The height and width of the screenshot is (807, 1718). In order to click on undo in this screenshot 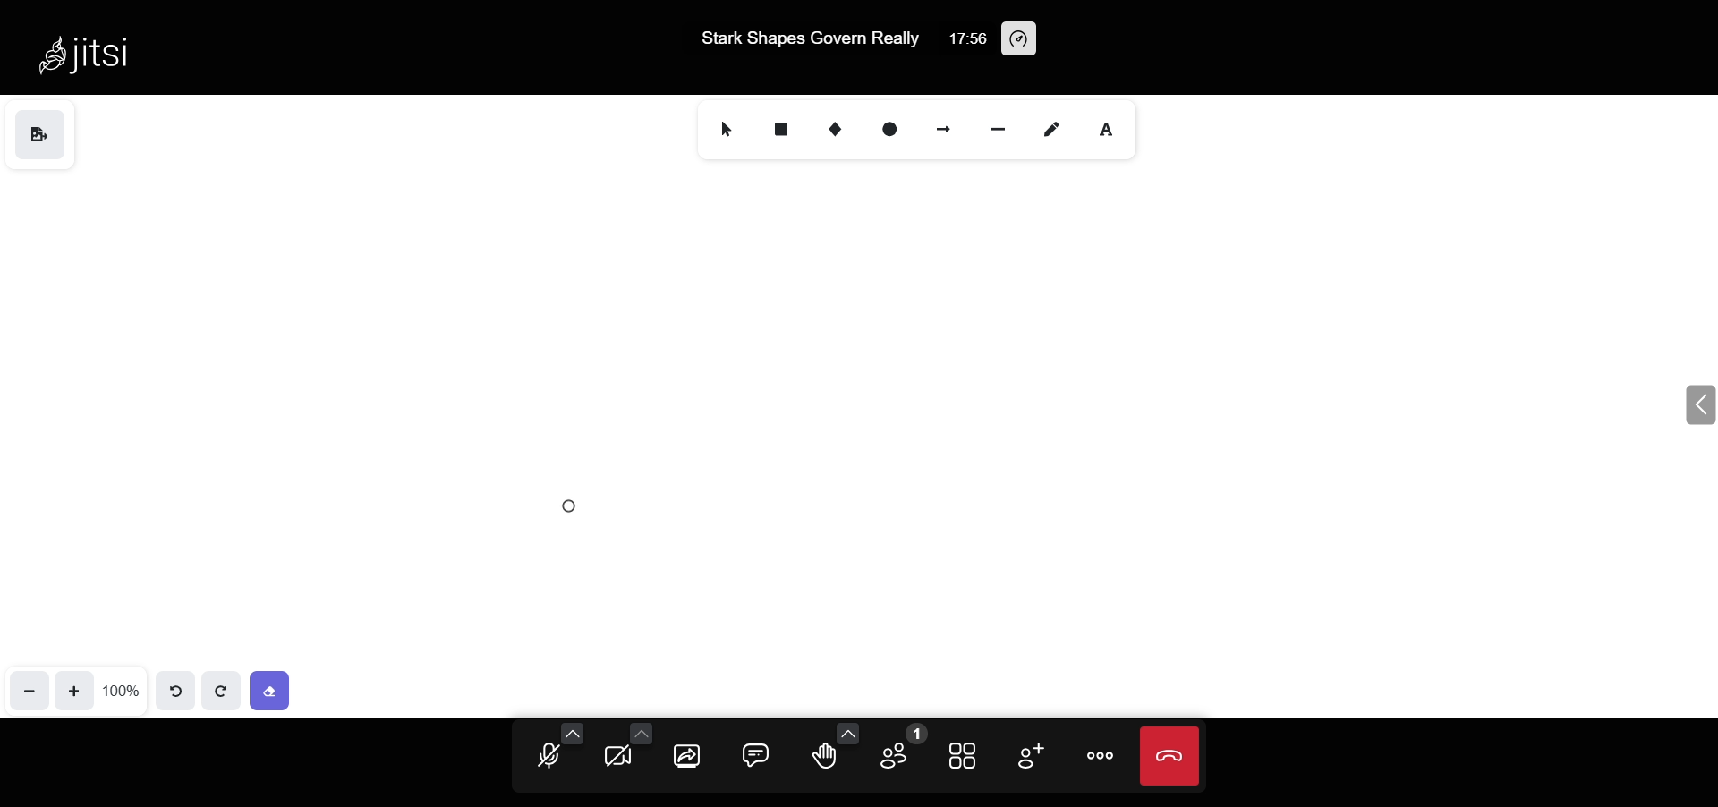, I will do `click(175, 690)`.